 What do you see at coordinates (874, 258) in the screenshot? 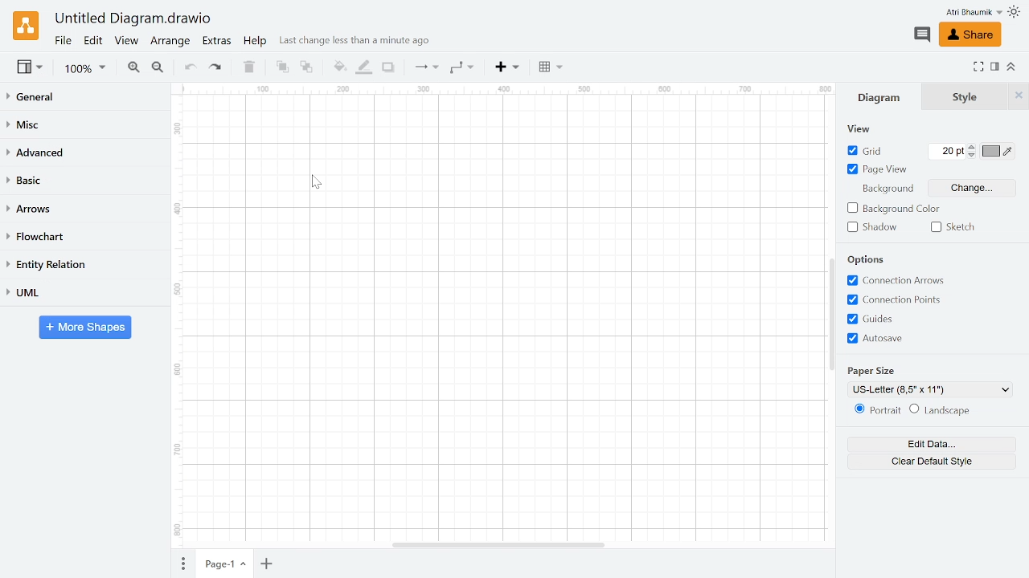
I see `options` at bounding box center [874, 258].